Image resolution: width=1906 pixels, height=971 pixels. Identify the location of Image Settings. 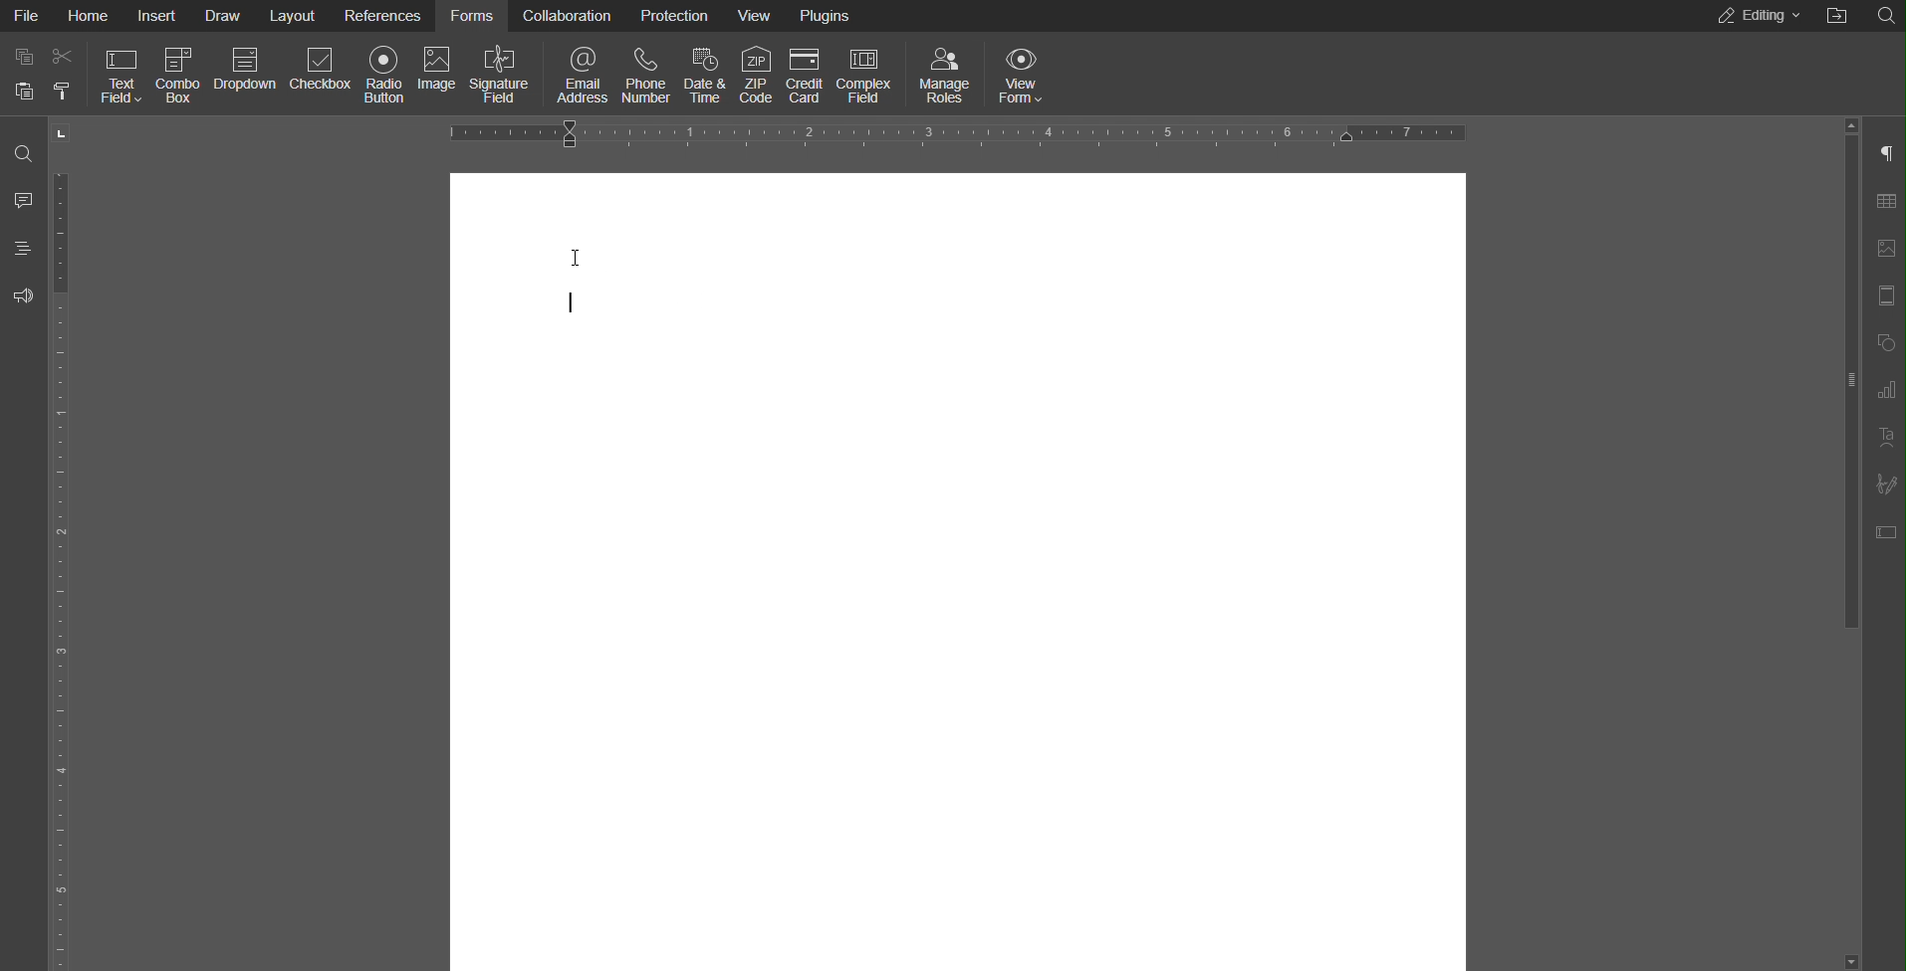
(1883, 249).